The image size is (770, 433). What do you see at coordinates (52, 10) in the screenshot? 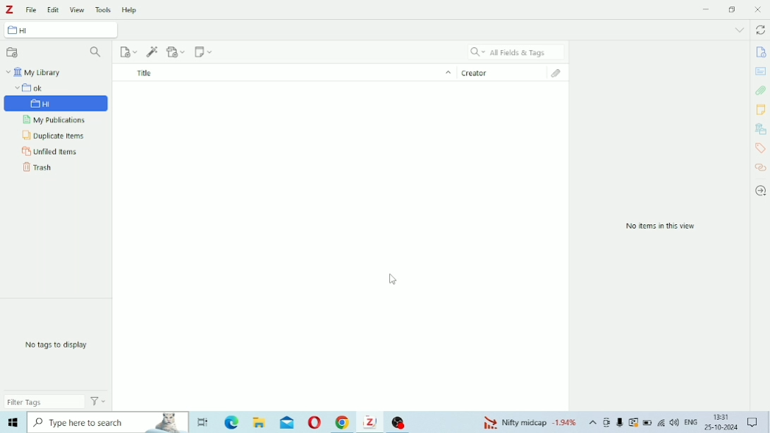
I see `Edit` at bounding box center [52, 10].